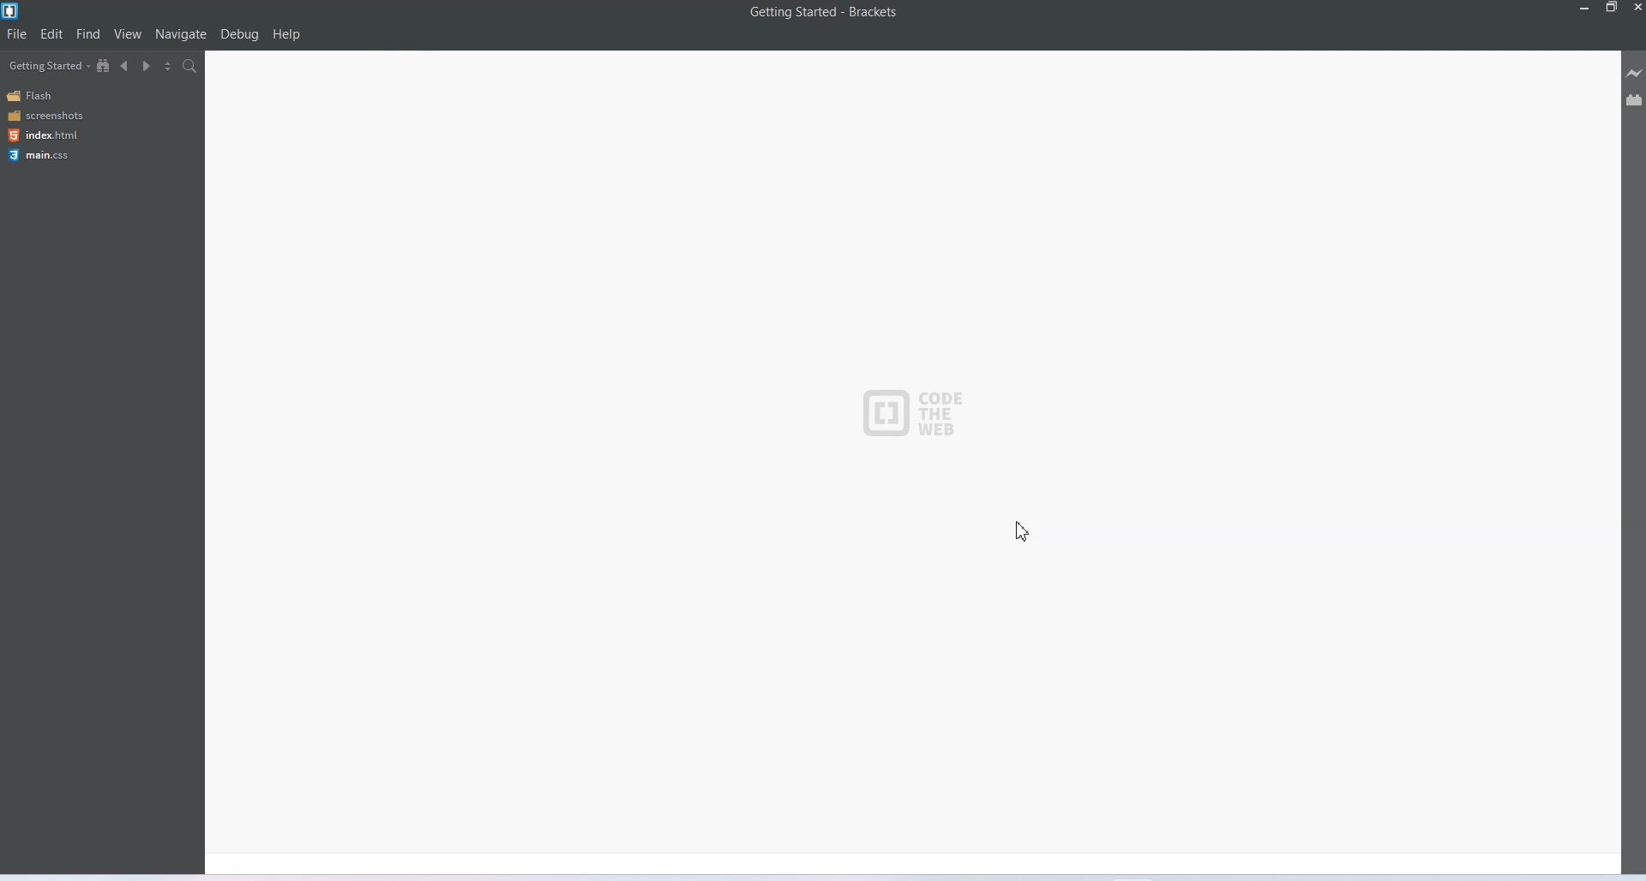 This screenshot has width=1646, height=881. What do you see at coordinates (1612, 9) in the screenshot?
I see `maximize` at bounding box center [1612, 9].